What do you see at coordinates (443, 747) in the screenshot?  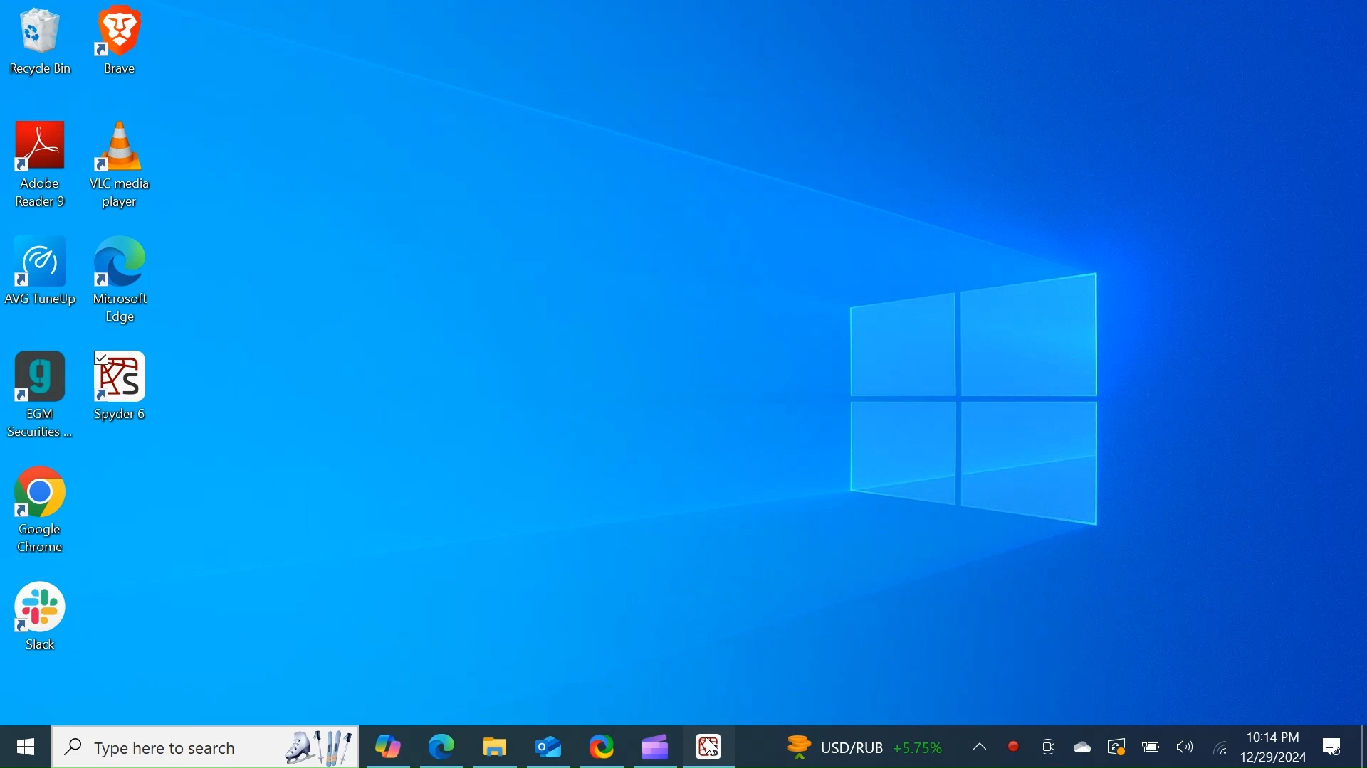 I see `Microsoft Edge` at bounding box center [443, 747].